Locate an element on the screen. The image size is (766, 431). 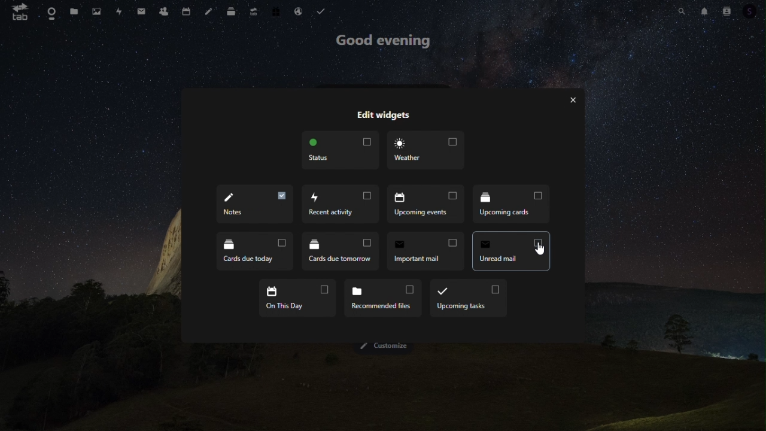
Activity is located at coordinates (119, 11).